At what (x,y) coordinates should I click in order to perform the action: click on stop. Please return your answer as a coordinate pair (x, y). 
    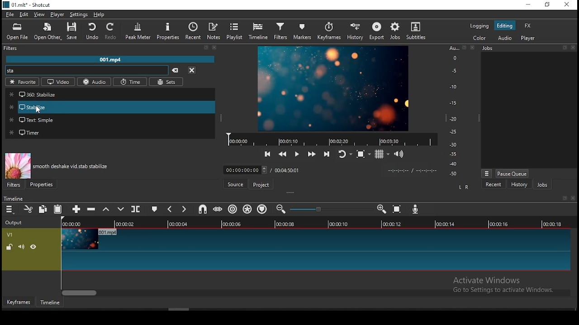
    Looking at the image, I should click on (363, 155).